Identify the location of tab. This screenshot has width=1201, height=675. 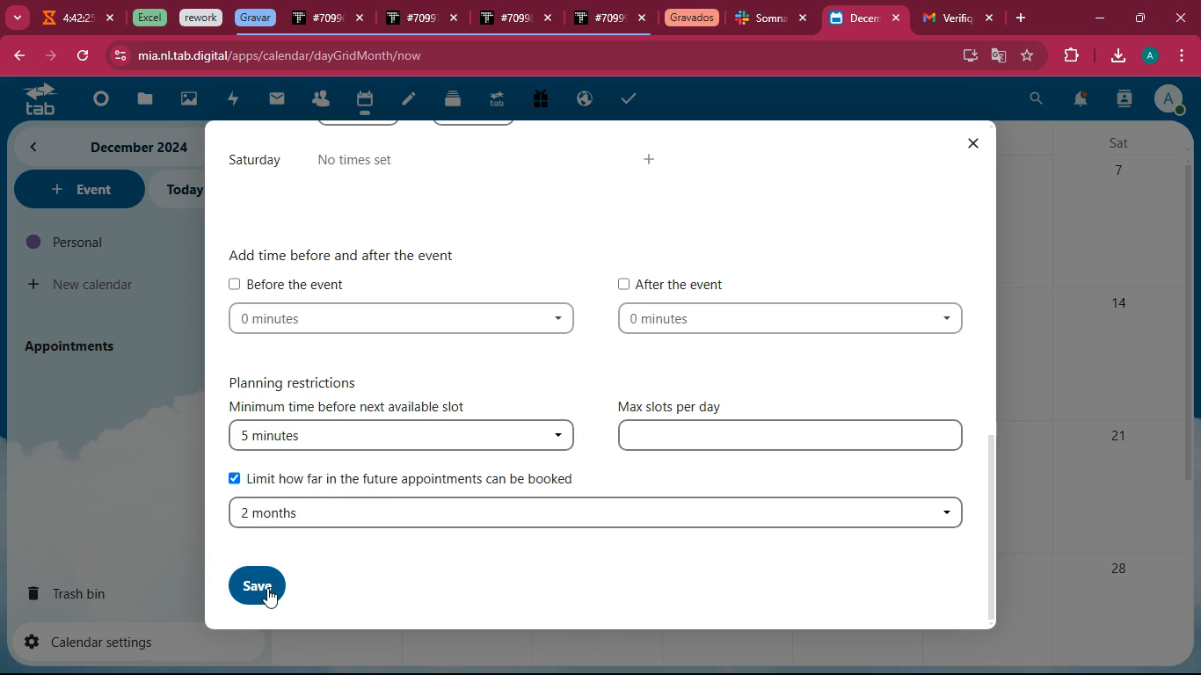
(504, 19).